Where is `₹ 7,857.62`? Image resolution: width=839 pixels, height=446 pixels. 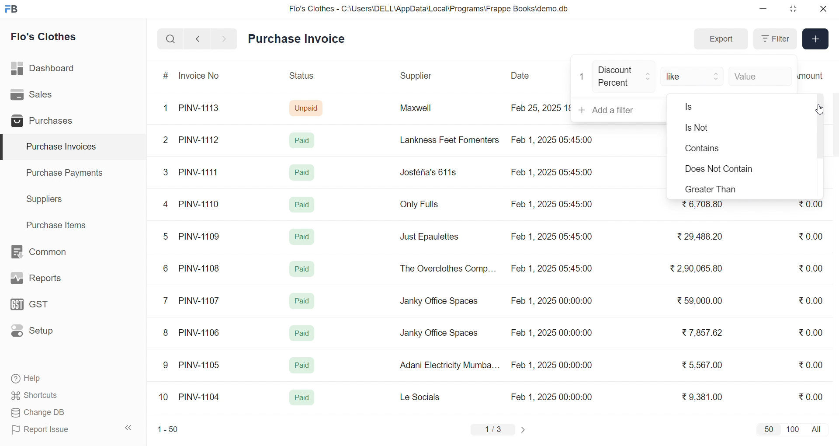
₹ 7,857.62 is located at coordinates (703, 333).